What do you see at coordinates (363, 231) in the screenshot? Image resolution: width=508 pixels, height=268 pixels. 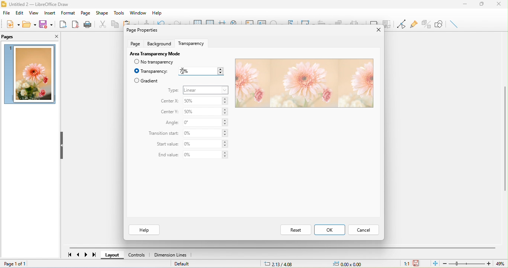 I see `cancel` at bounding box center [363, 231].